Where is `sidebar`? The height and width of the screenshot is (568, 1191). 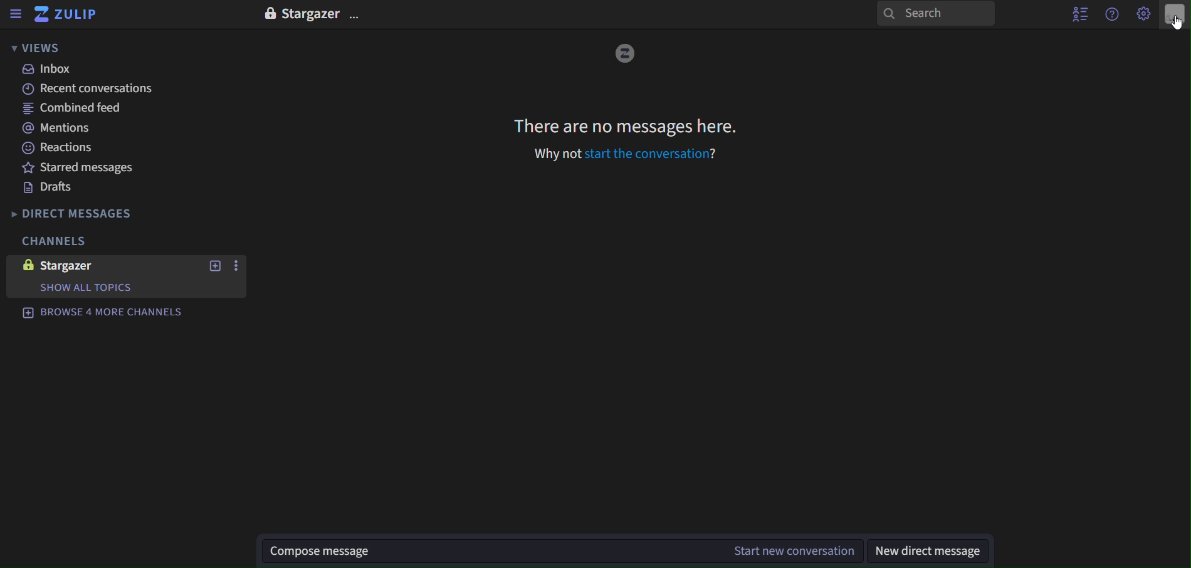
sidebar is located at coordinates (15, 16).